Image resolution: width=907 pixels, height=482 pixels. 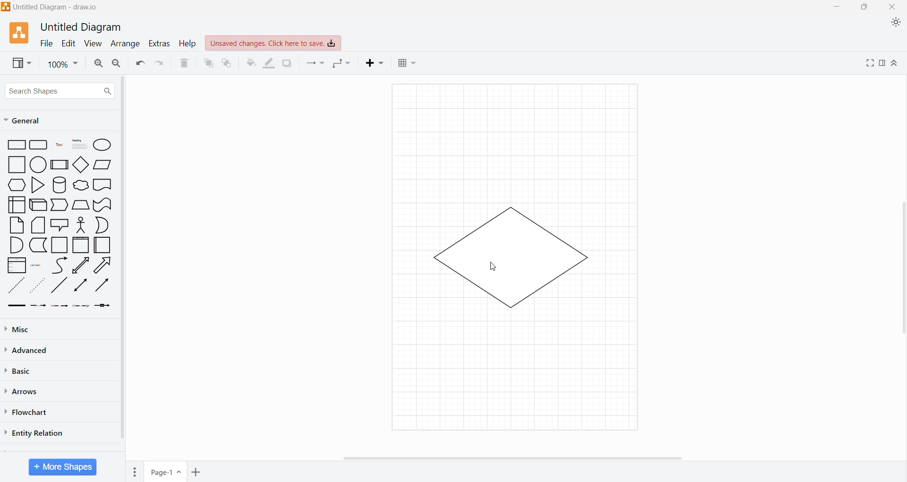 I want to click on Bidirectional Connector, so click(x=81, y=287).